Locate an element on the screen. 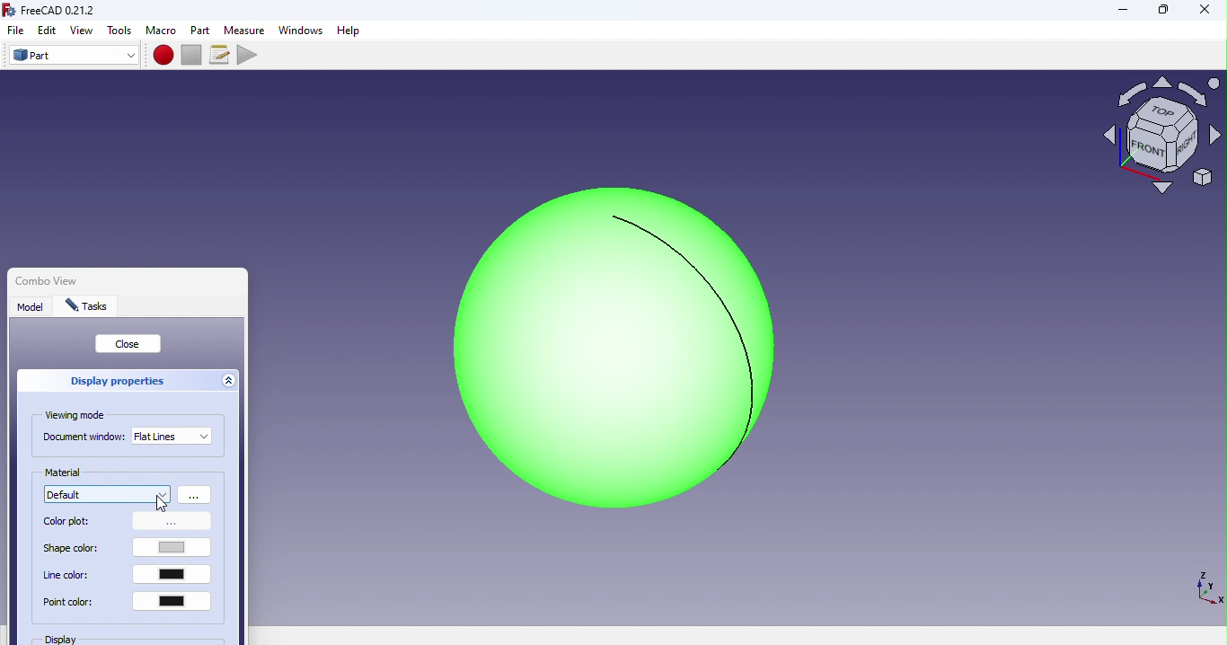 This screenshot has height=645, width=1227. Material is located at coordinates (66, 473).